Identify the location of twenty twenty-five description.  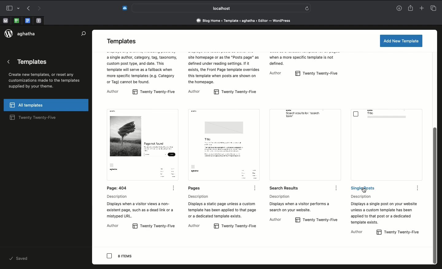
(141, 67).